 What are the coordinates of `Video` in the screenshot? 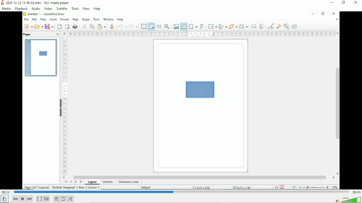 It's located at (181, 101).